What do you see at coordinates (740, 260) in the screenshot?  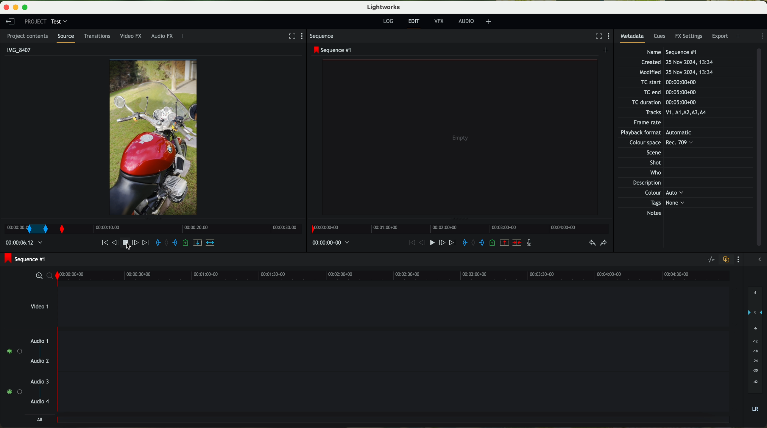 I see `show settings menu` at bounding box center [740, 260].